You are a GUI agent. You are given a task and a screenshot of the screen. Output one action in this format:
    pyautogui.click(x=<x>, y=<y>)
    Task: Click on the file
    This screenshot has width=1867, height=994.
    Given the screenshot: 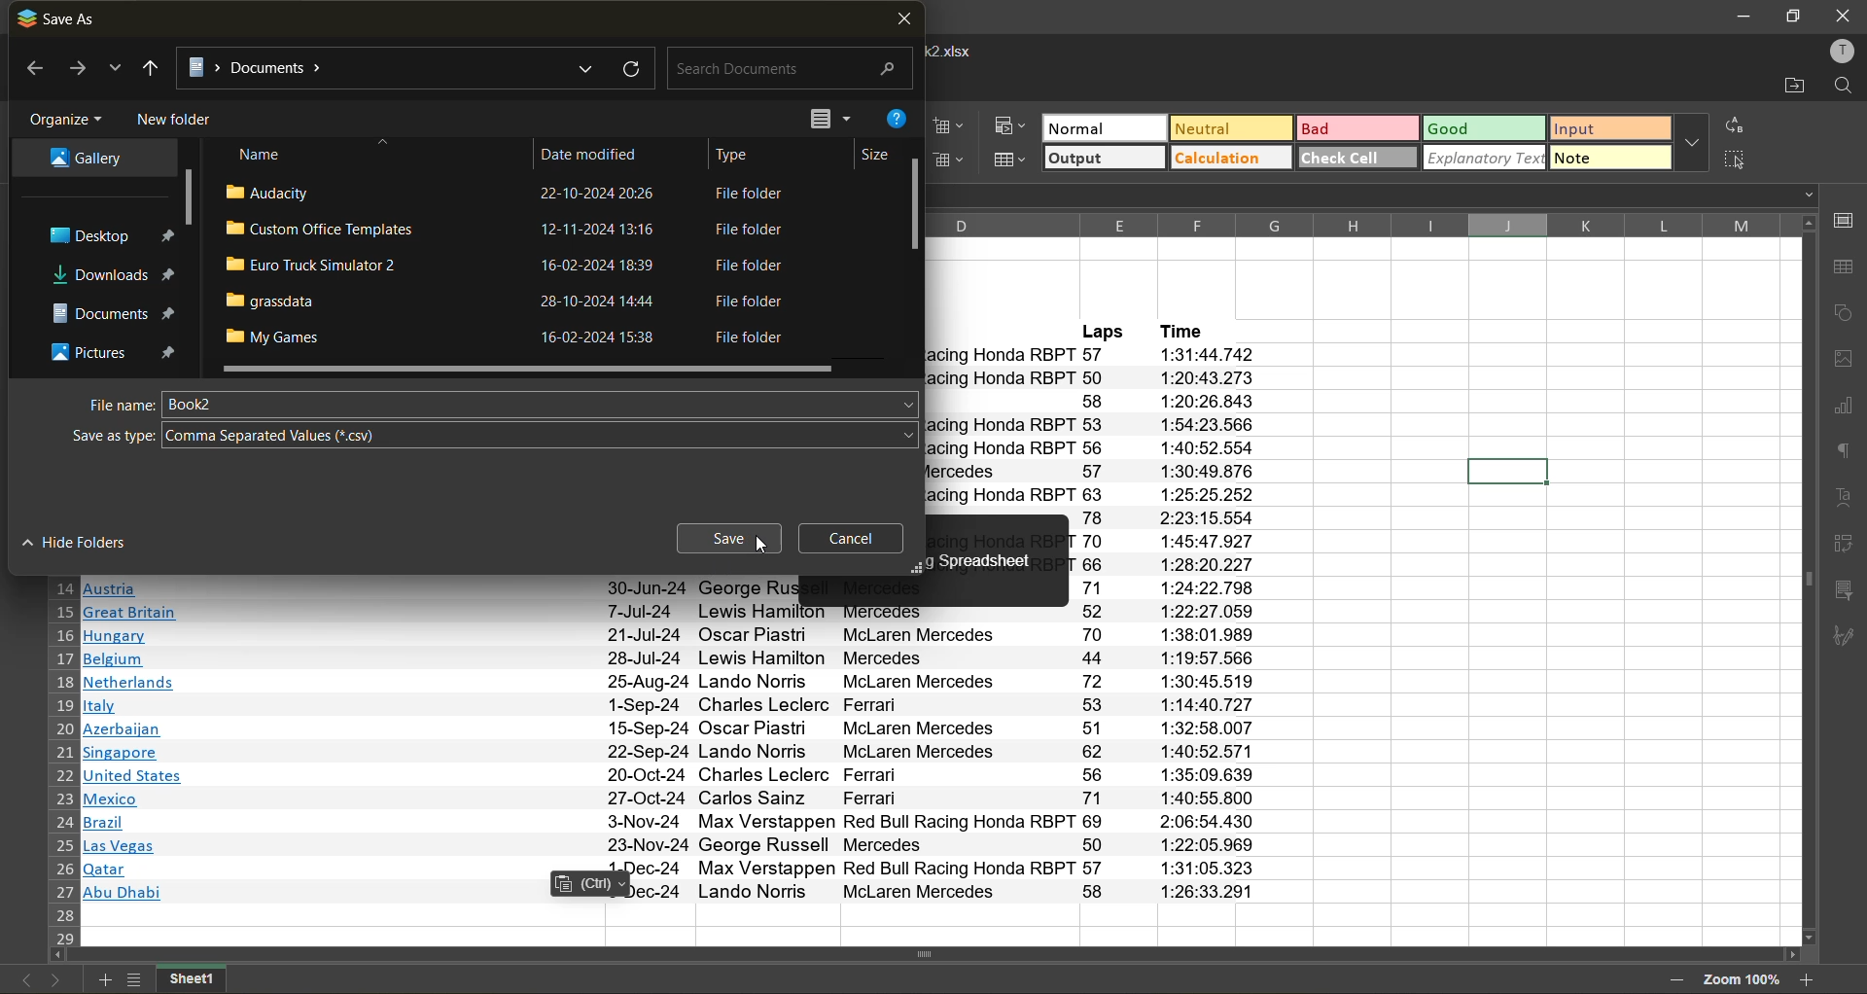 What is the action you would take?
    pyautogui.click(x=512, y=302)
    